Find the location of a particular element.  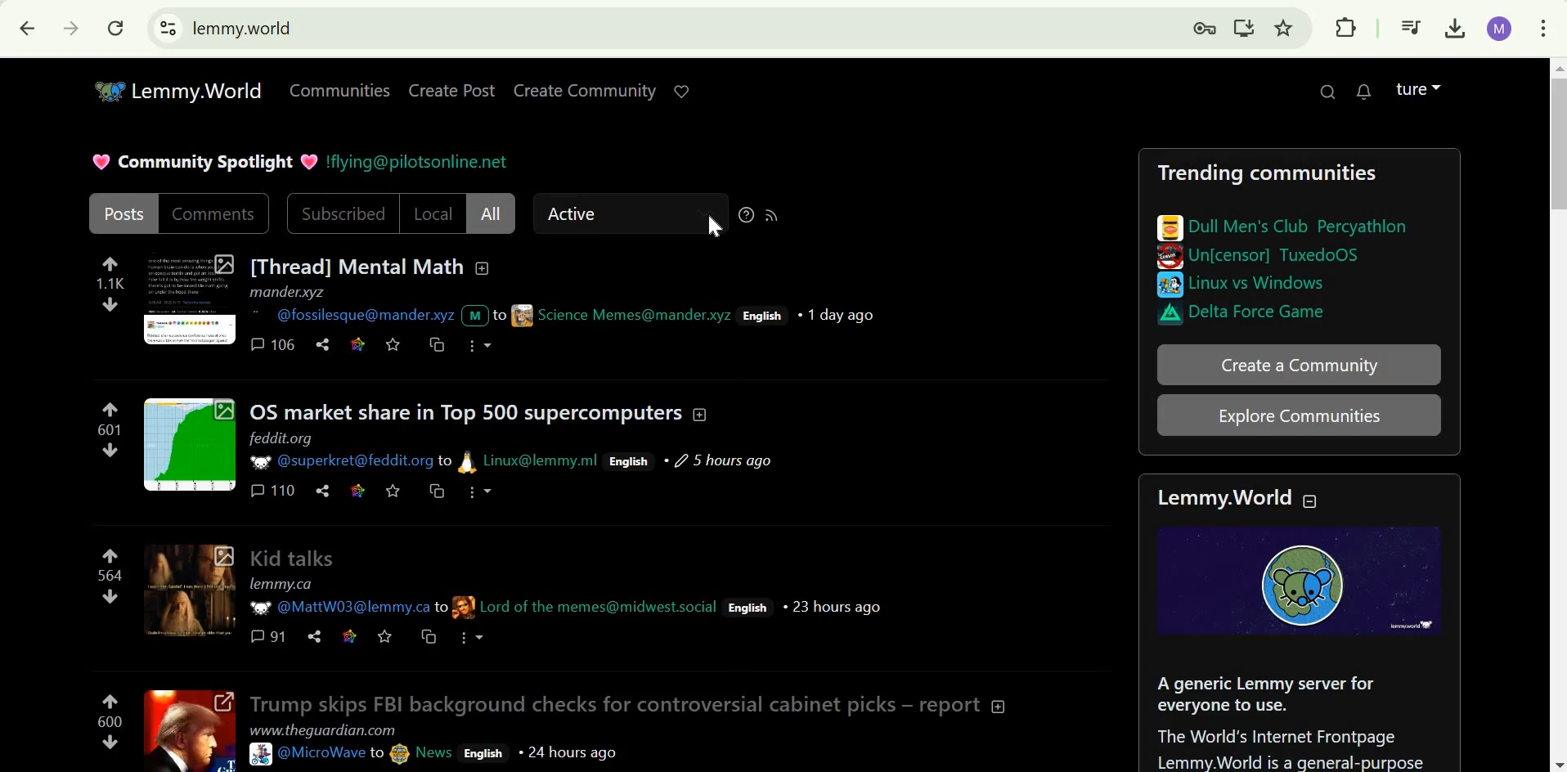

Media controls is located at coordinates (1409, 27).